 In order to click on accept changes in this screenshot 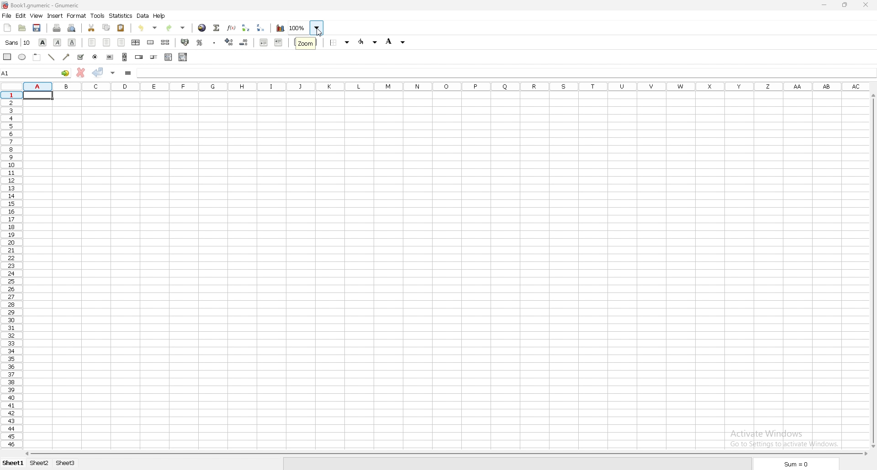, I will do `click(98, 72)`.